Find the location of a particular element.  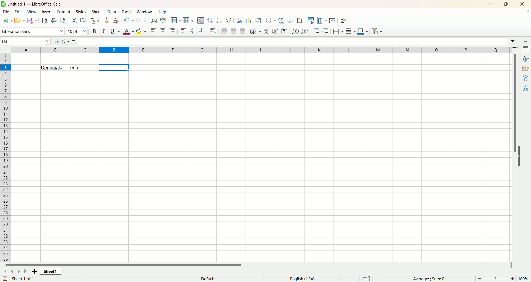

Split window is located at coordinates (332, 20).